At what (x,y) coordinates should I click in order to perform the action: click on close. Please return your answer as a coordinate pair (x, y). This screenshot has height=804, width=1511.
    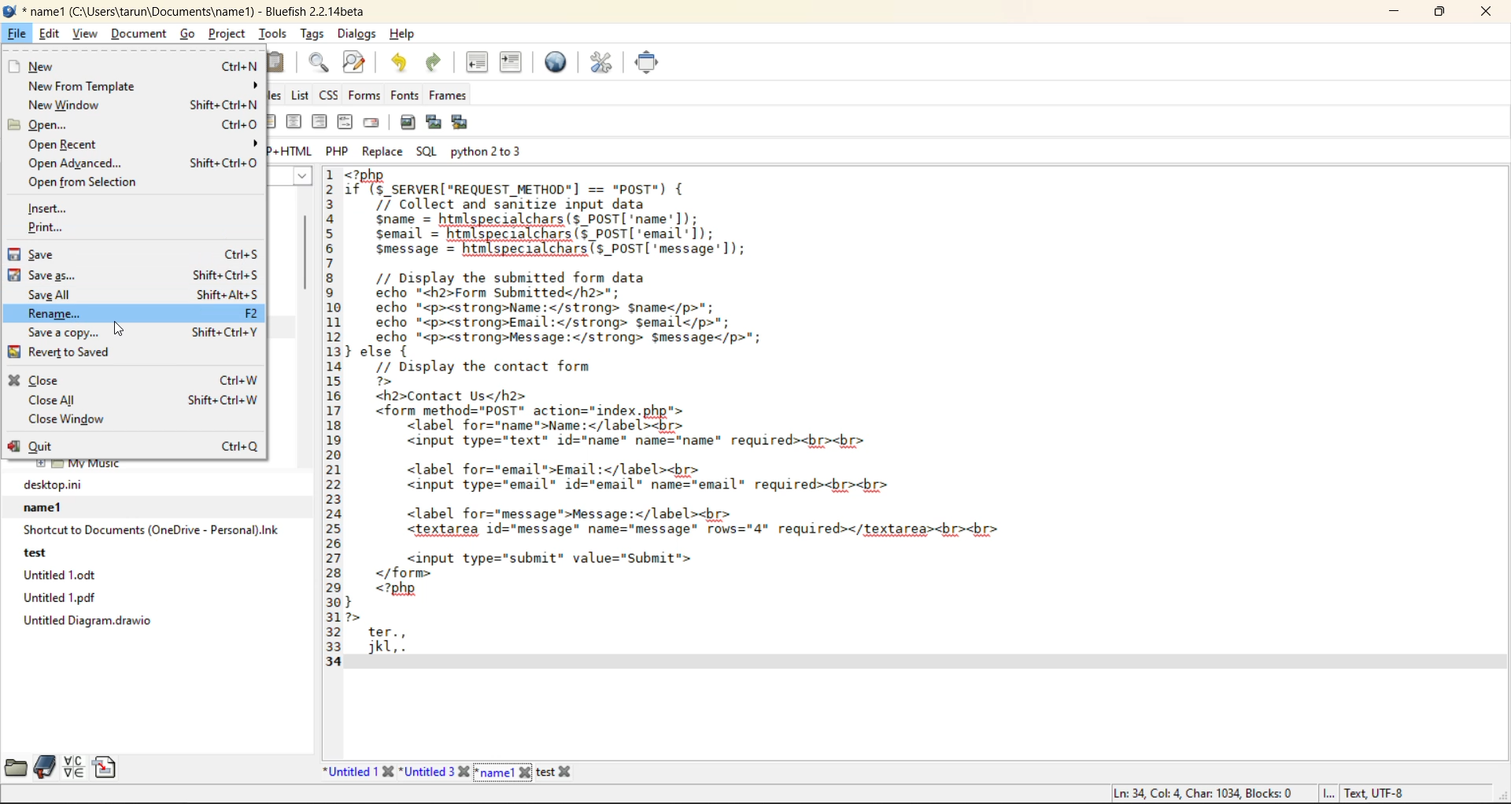
    Looking at the image, I should click on (135, 381).